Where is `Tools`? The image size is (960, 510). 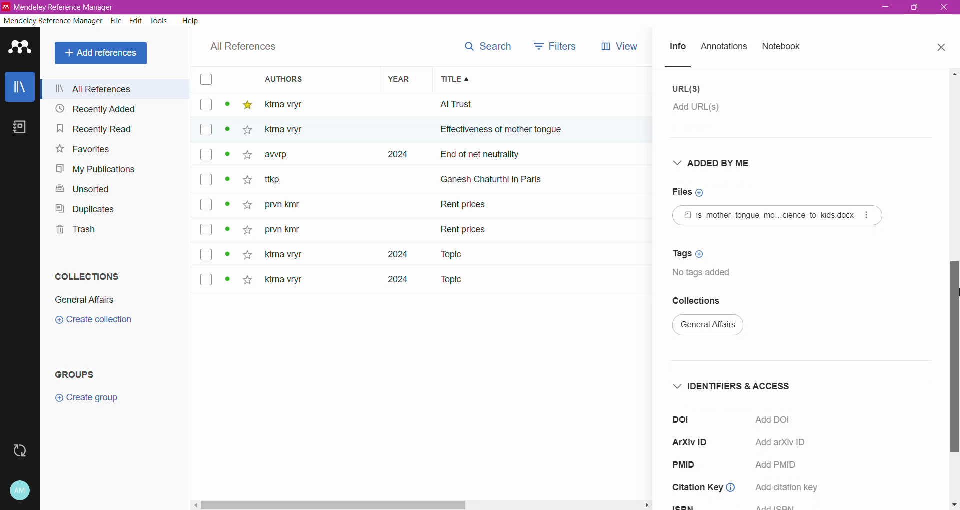
Tools is located at coordinates (160, 21).